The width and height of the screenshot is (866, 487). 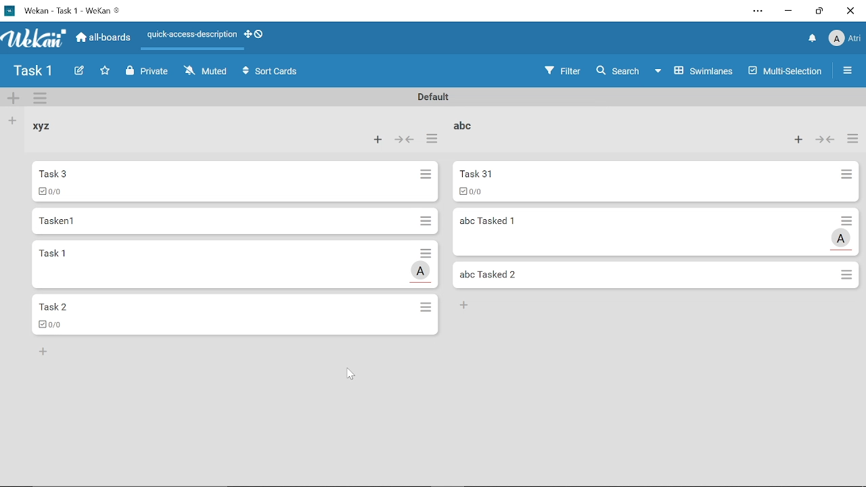 What do you see at coordinates (617, 71) in the screenshot?
I see `Search` at bounding box center [617, 71].